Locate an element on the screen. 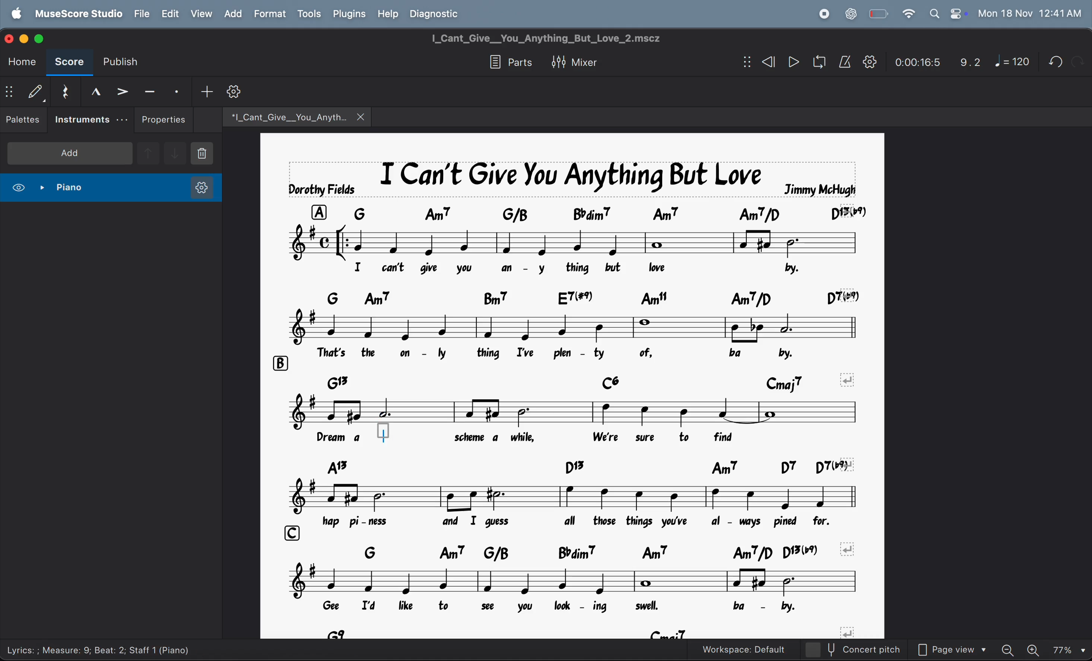  rewind is located at coordinates (769, 62).